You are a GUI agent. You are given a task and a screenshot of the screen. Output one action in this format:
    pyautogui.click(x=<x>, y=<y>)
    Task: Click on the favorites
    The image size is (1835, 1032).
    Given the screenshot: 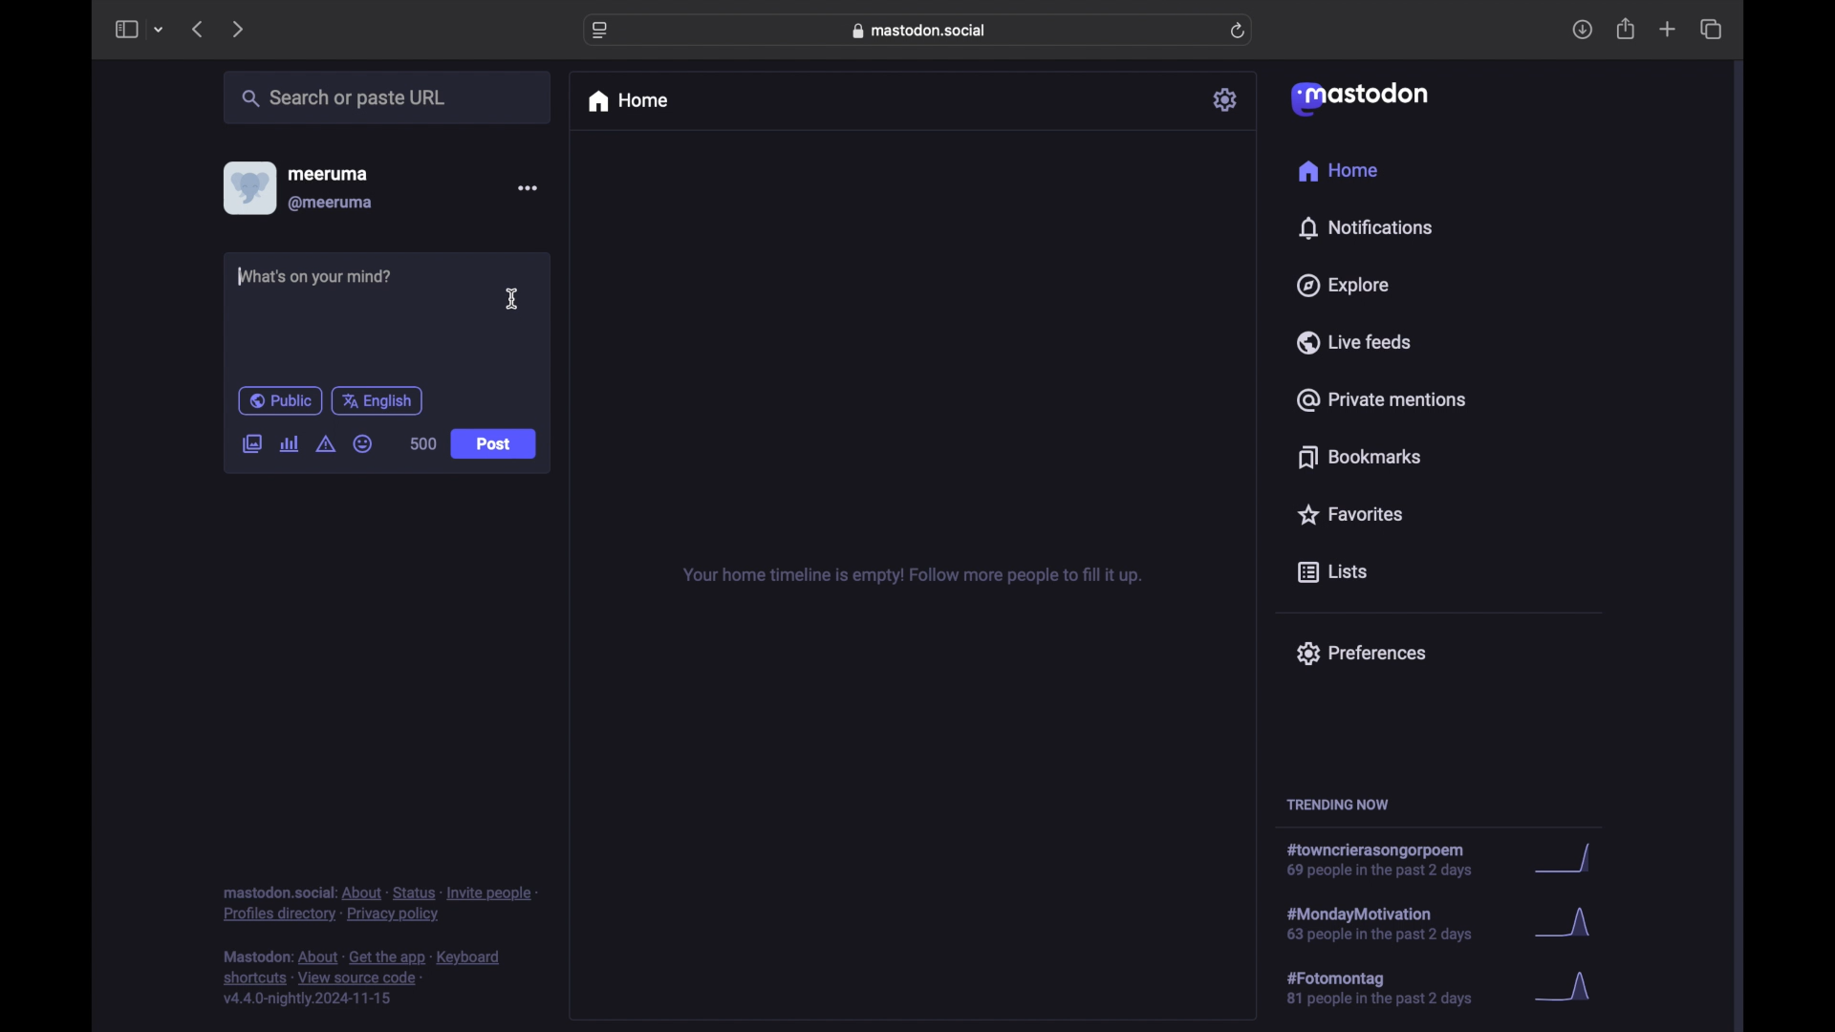 What is the action you would take?
    pyautogui.click(x=1349, y=514)
    